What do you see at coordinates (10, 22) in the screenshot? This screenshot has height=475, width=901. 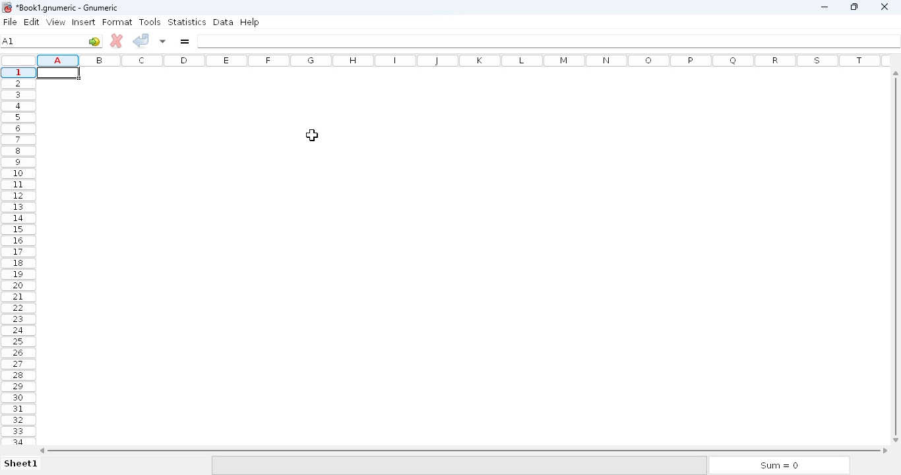 I see `file` at bounding box center [10, 22].